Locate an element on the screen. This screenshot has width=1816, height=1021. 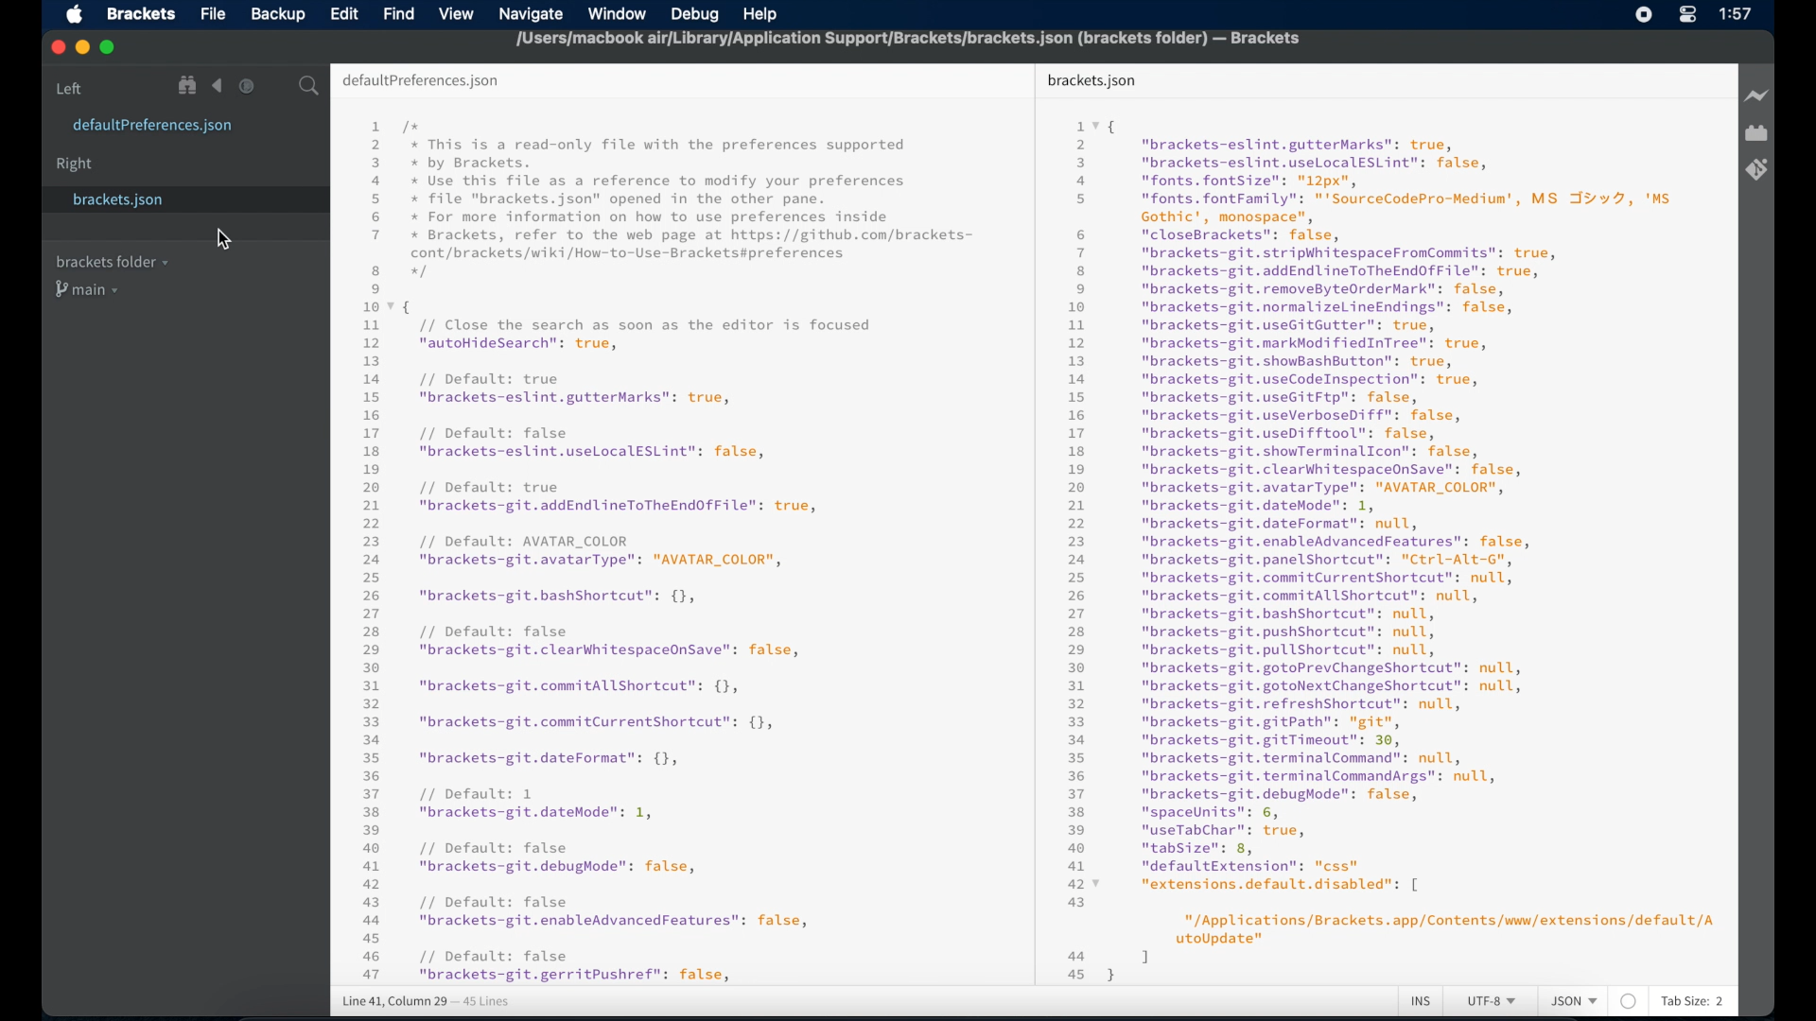
brackets json is located at coordinates (1091, 80).